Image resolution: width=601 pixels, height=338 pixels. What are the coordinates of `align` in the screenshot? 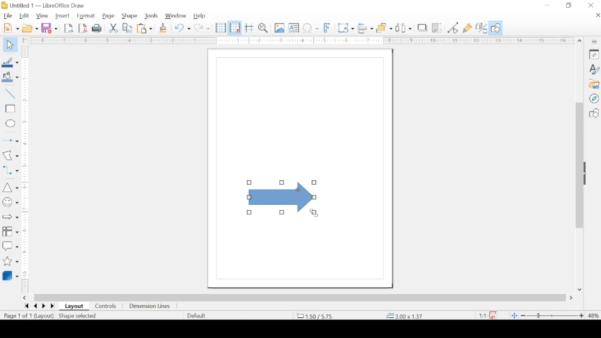 It's located at (365, 28).